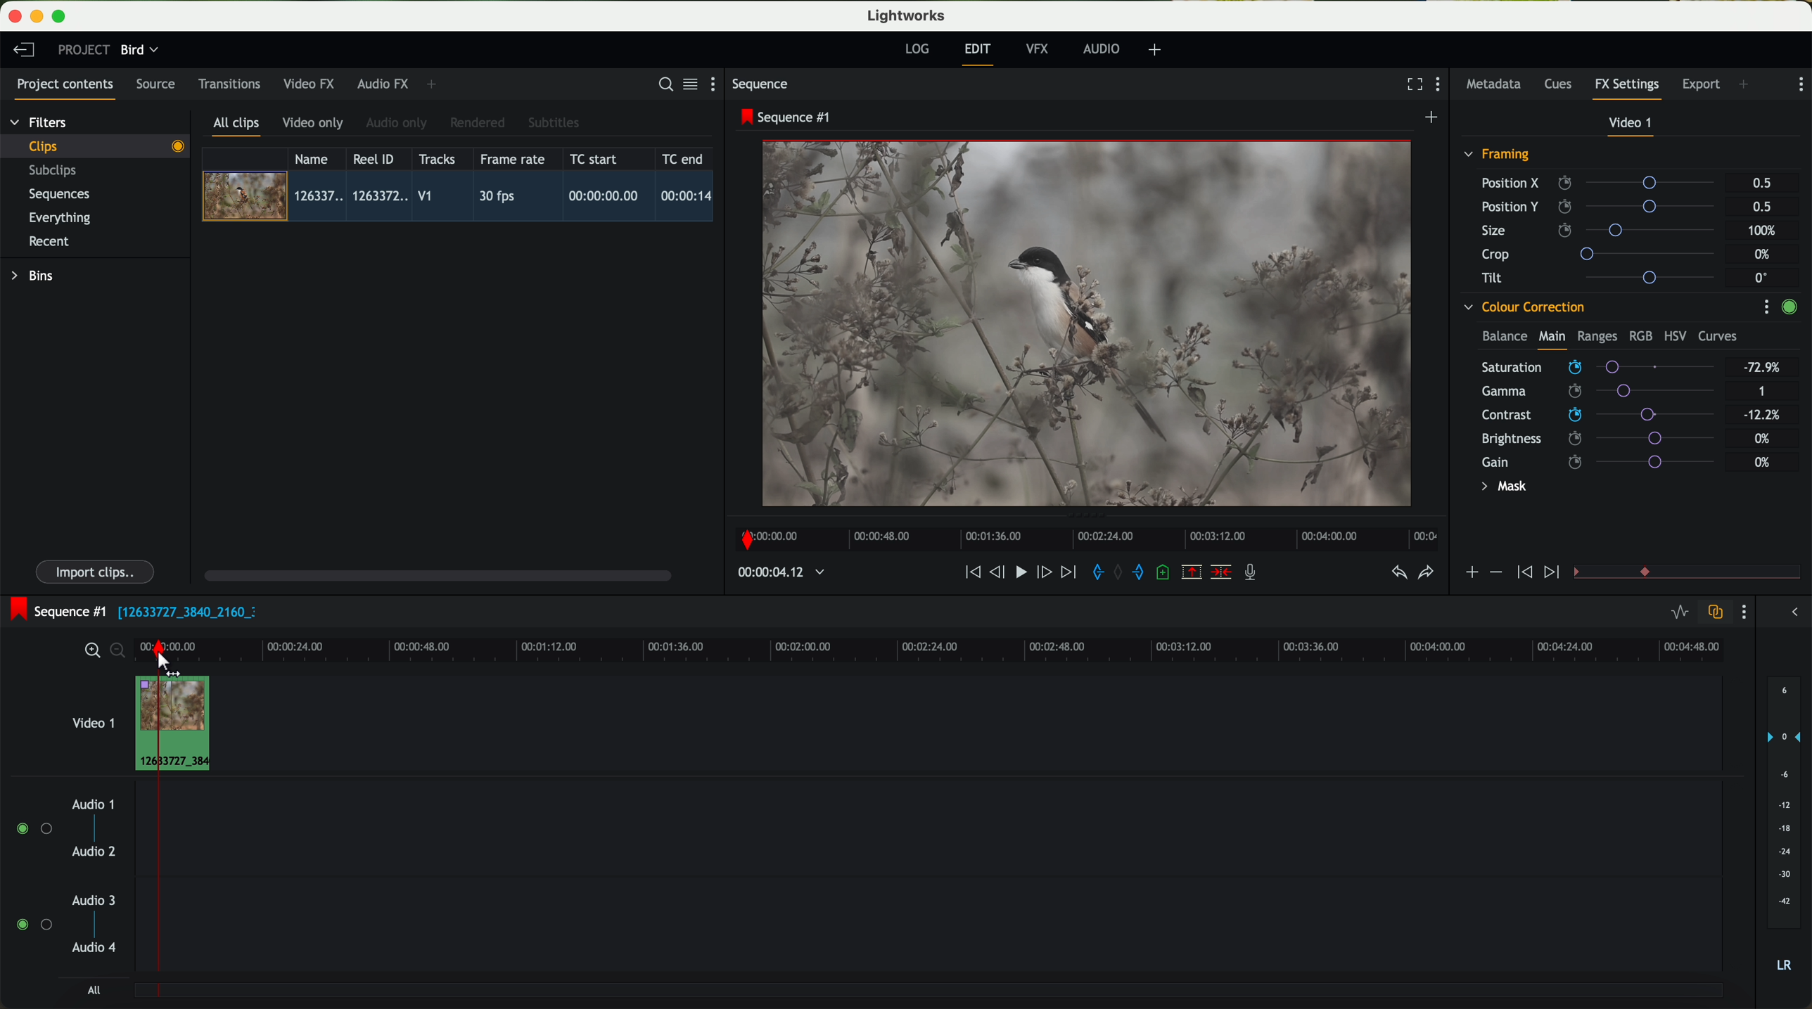  What do you see at coordinates (787, 117) in the screenshot?
I see `sequence #1` at bounding box center [787, 117].